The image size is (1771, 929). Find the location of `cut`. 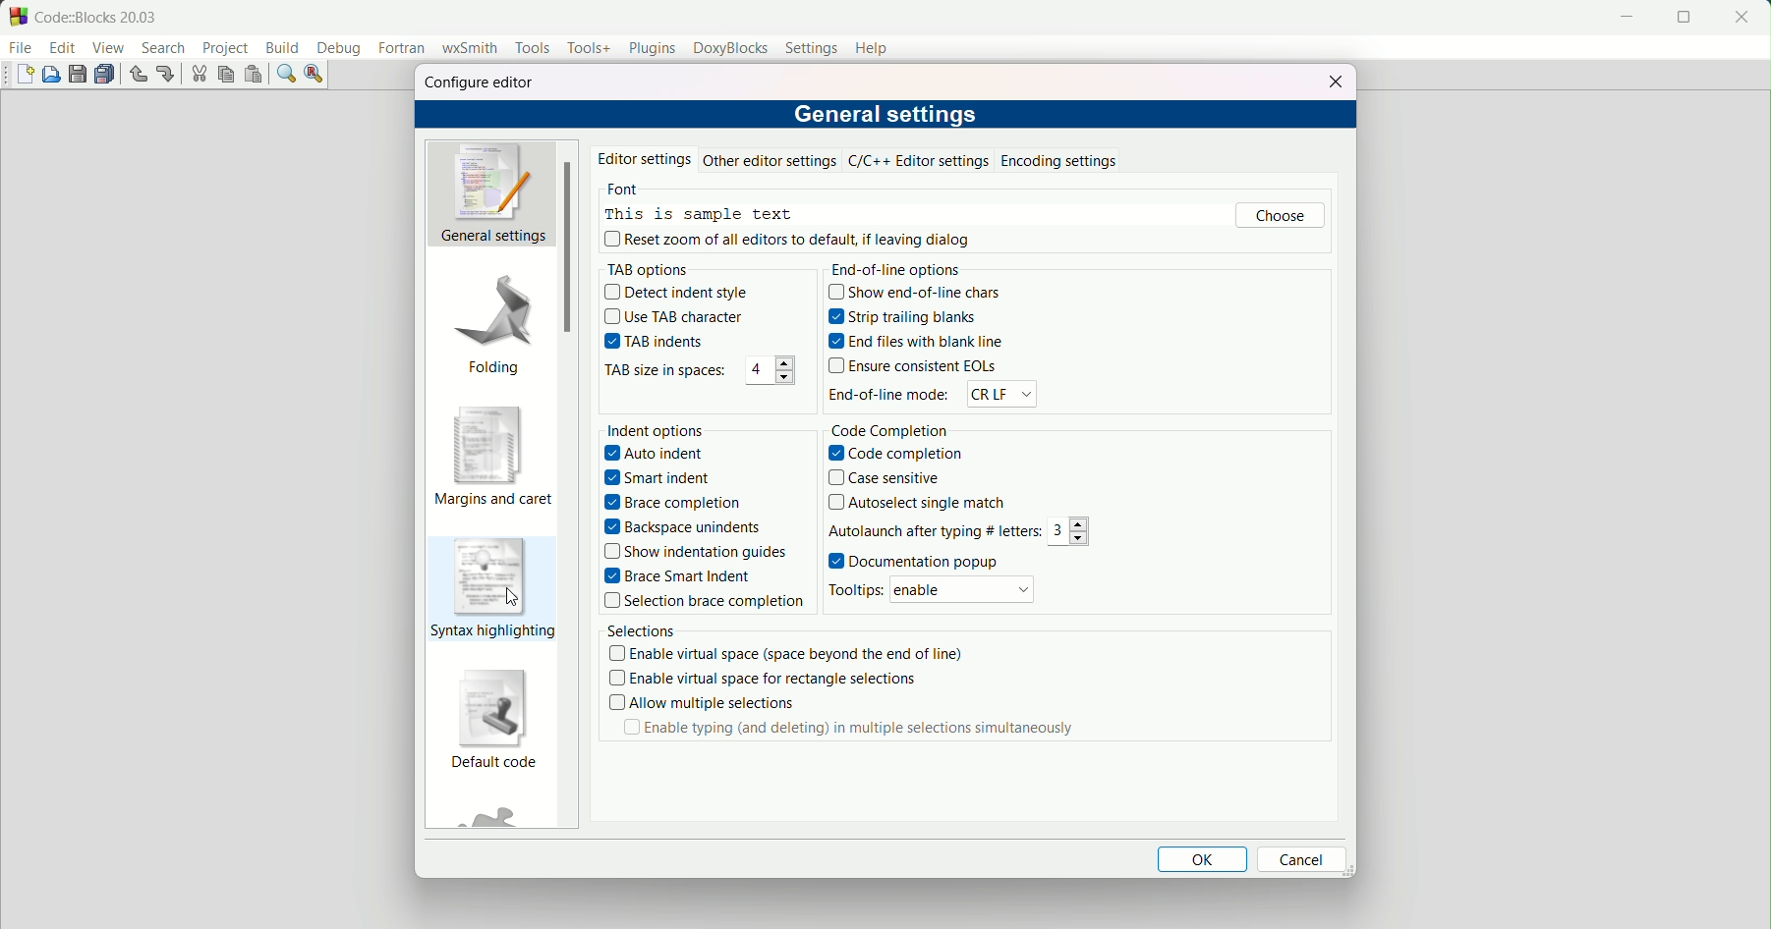

cut is located at coordinates (199, 75).